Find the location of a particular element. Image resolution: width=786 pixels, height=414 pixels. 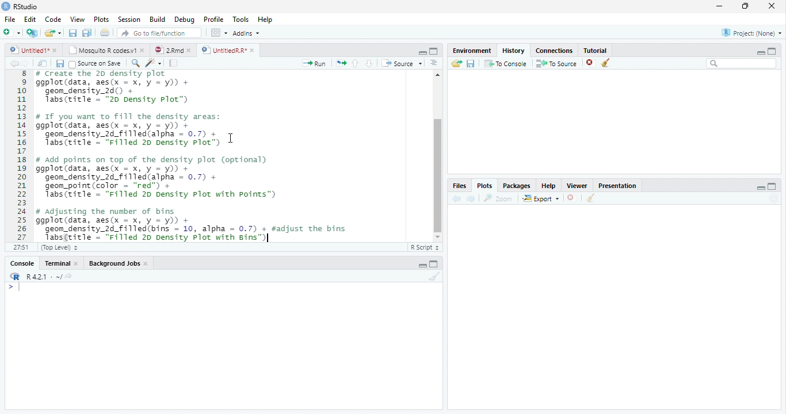

export is located at coordinates (540, 199).